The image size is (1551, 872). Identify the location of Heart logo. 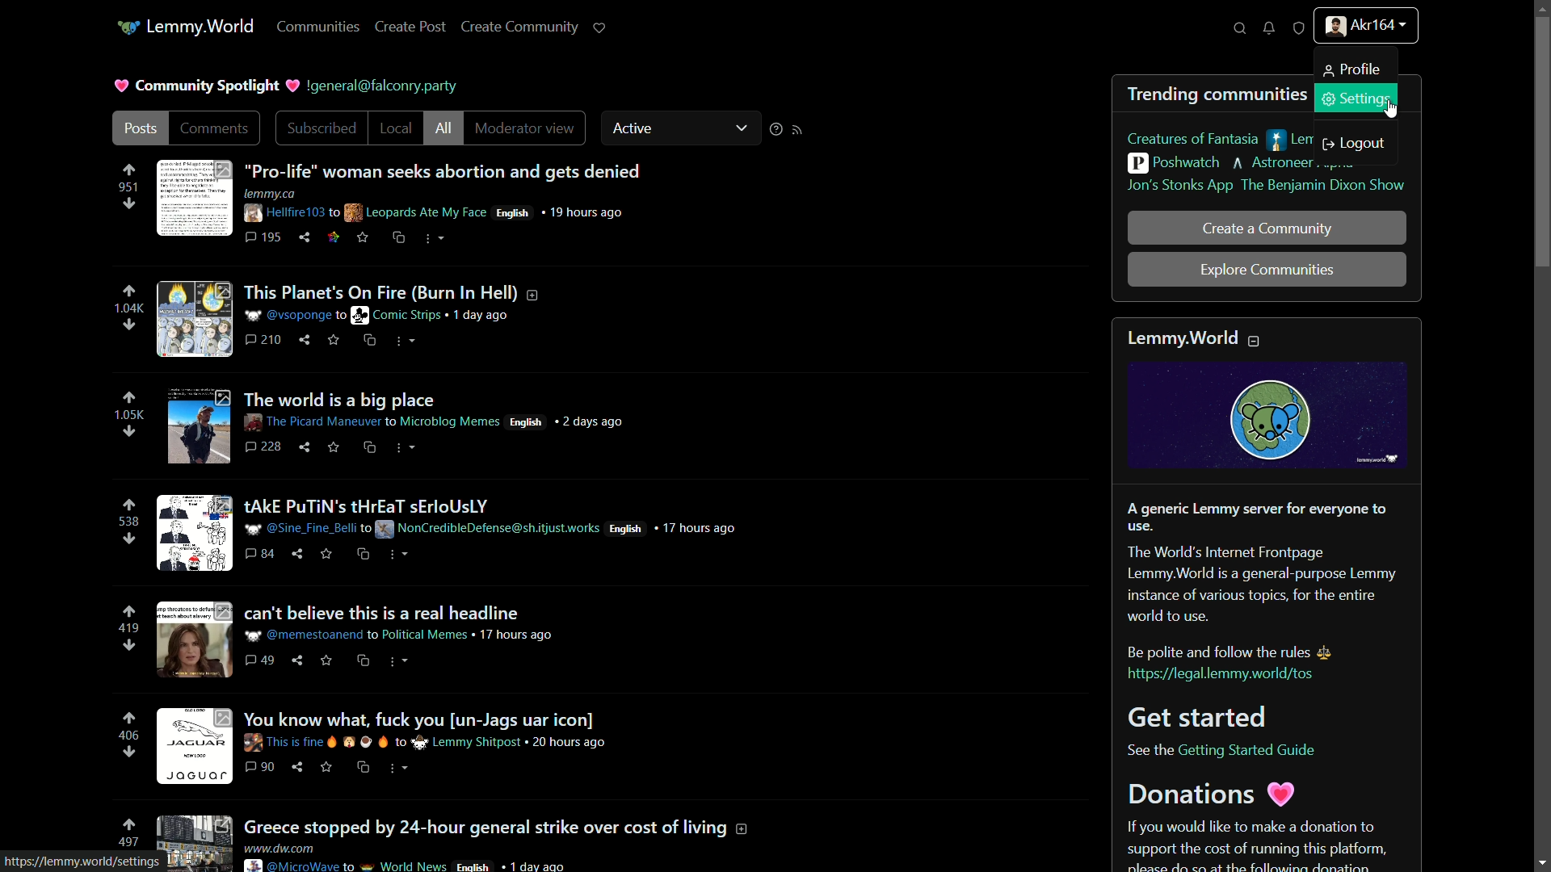
(119, 85).